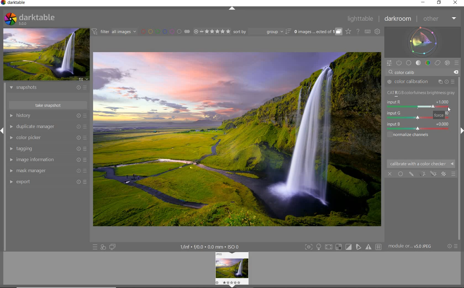  Describe the element at coordinates (417, 126) in the screenshot. I see `INPUT B` at that location.